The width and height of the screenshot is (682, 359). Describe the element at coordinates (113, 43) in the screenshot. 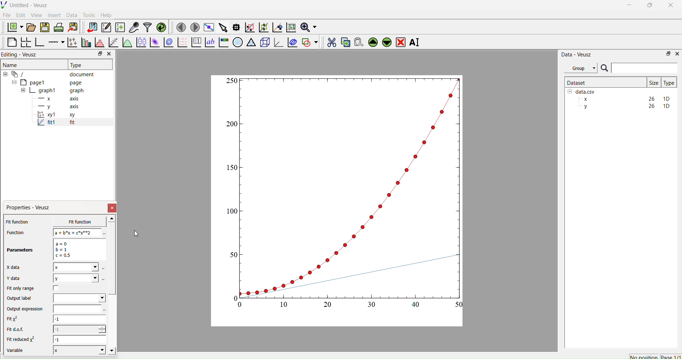

I see `Fit a function to data` at that location.